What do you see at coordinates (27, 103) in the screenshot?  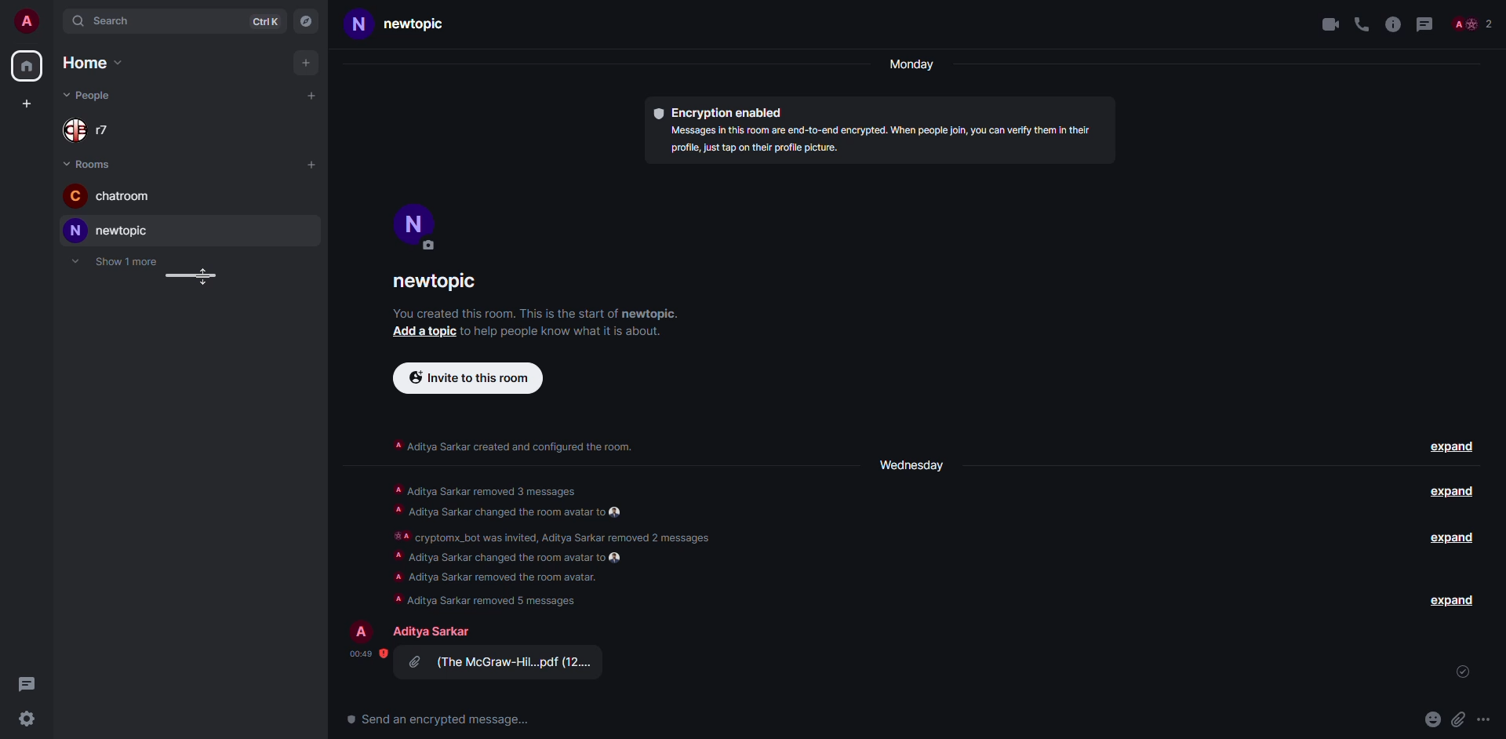 I see `add` at bounding box center [27, 103].